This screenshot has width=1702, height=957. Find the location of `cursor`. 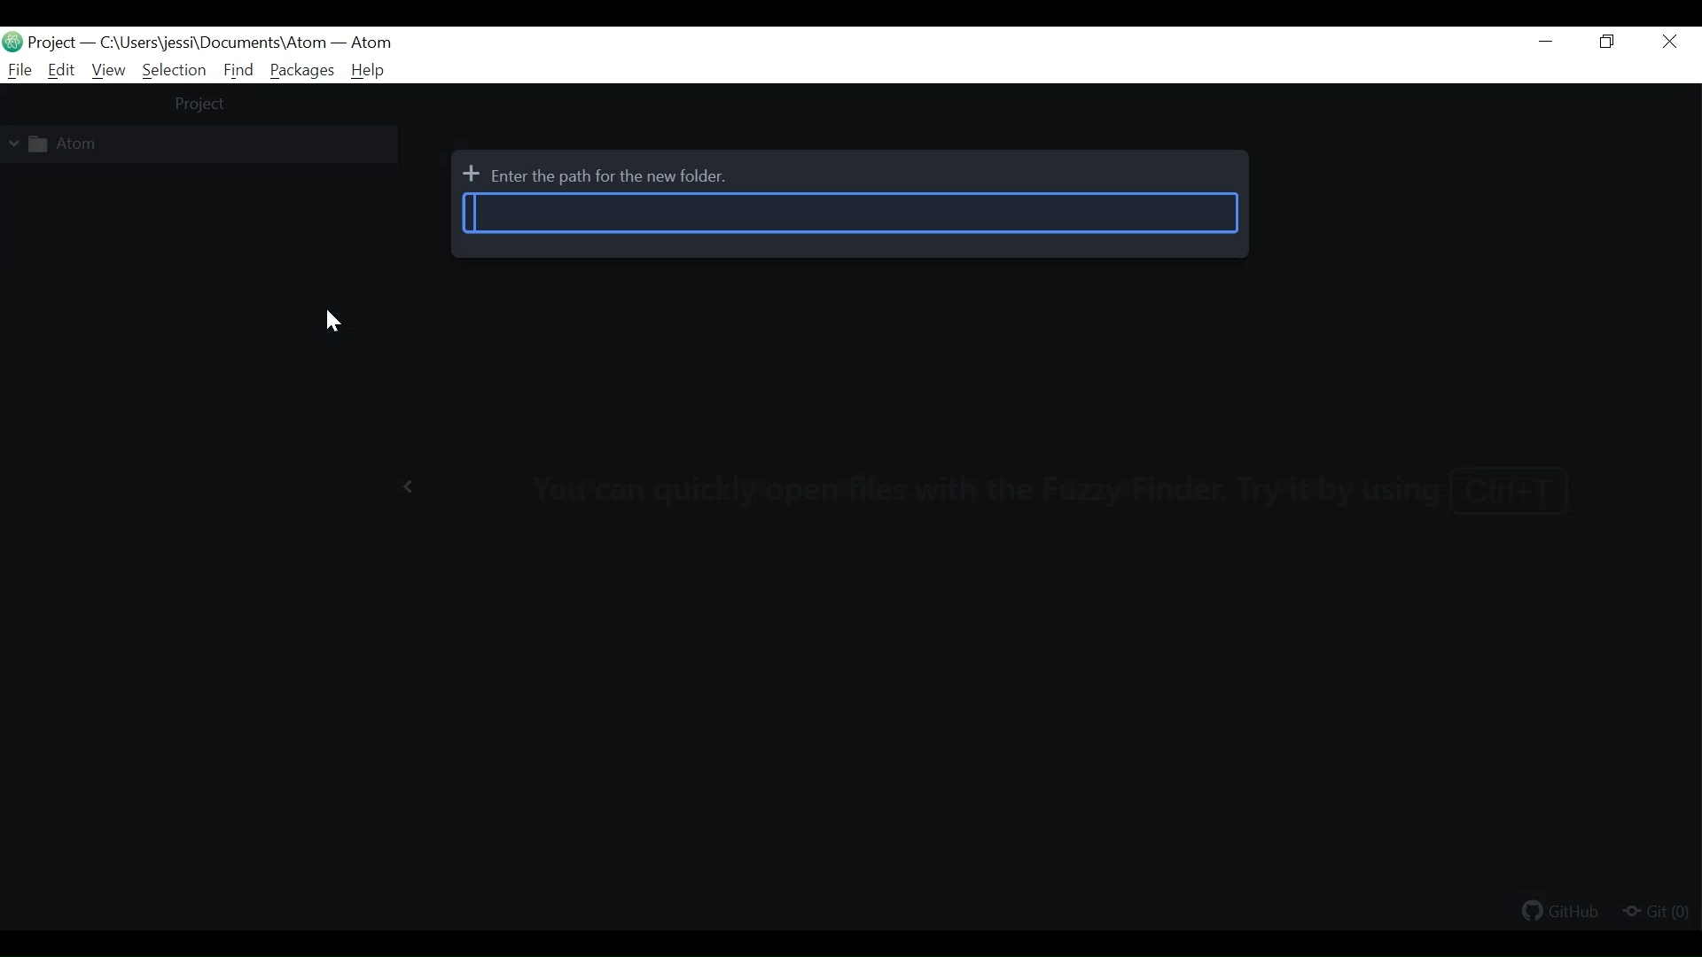

cursor is located at coordinates (333, 324).